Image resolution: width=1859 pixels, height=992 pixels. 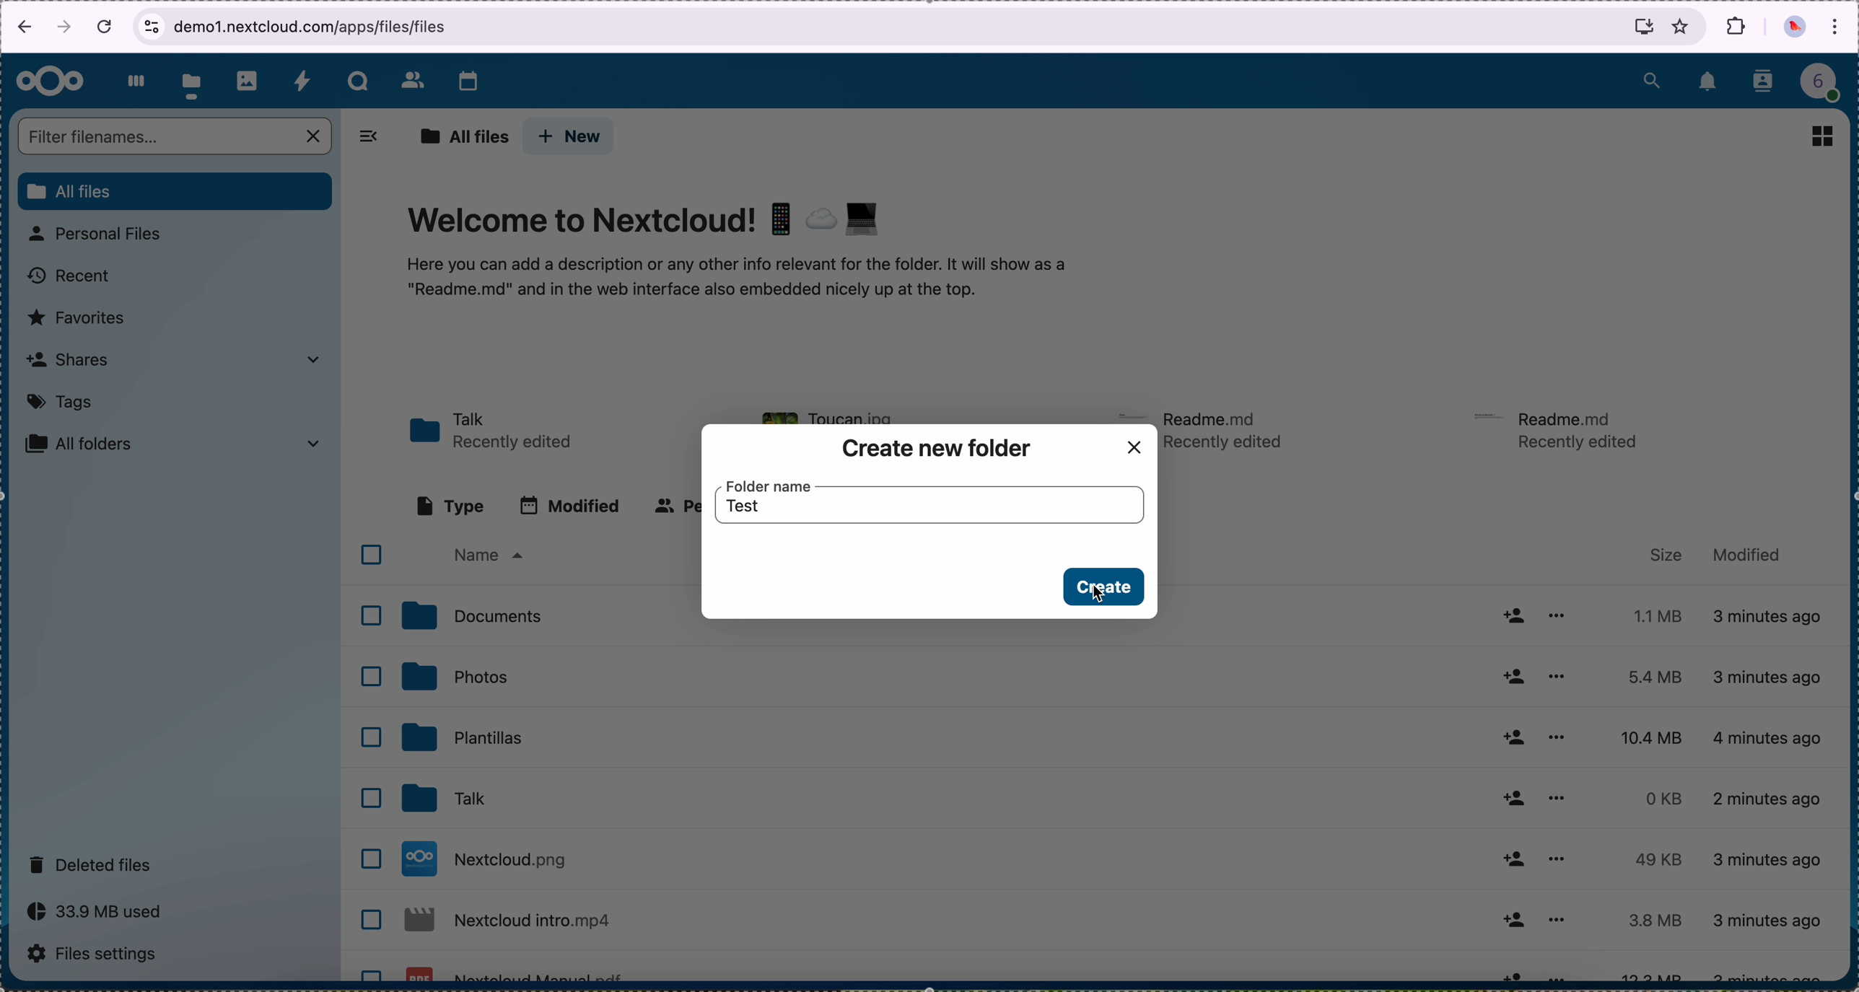 I want to click on more options, so click(x=1559, y=799).